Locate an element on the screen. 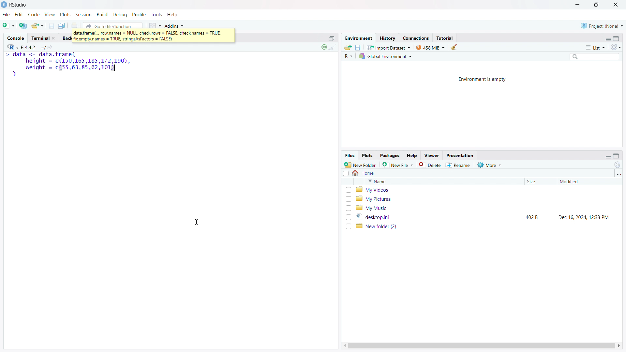 Image resolution: width=626 pixels, height=352 pixels. edit is located at coordinates (19, 15).